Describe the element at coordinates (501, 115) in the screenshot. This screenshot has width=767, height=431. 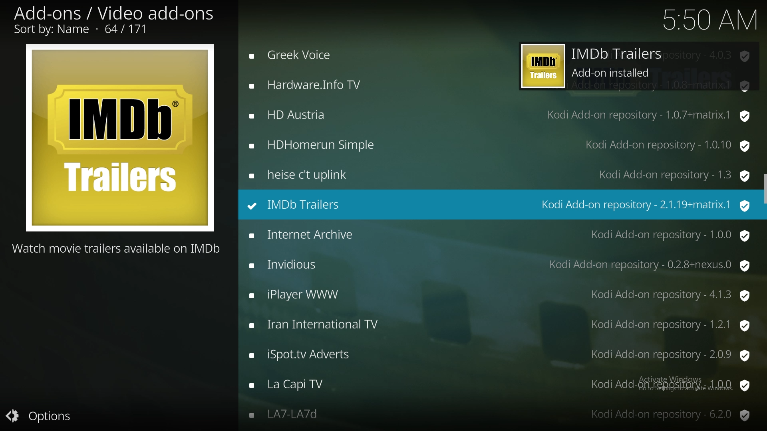
I see `add on` at that location.